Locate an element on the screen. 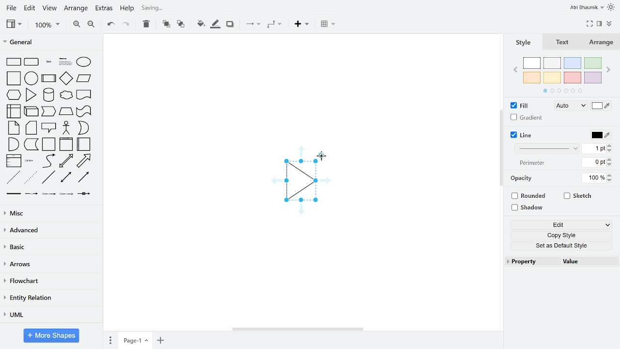  previous  is located at coordinates (514, 71).